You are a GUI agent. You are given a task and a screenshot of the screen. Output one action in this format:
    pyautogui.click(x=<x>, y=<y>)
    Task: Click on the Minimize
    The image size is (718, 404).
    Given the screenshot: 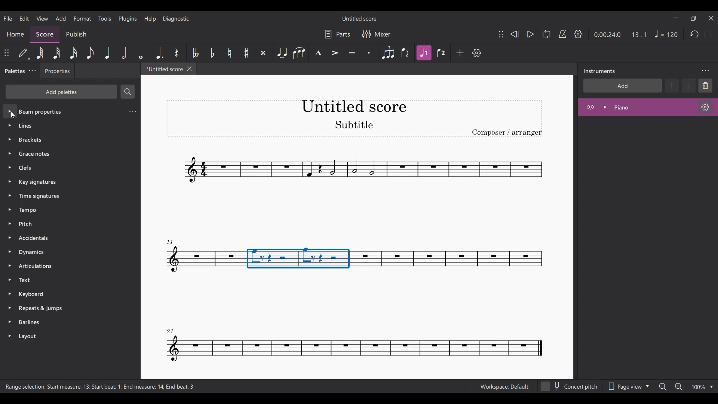 What is the action you would take?
    pyautogui.click(x=676, y=18)
    